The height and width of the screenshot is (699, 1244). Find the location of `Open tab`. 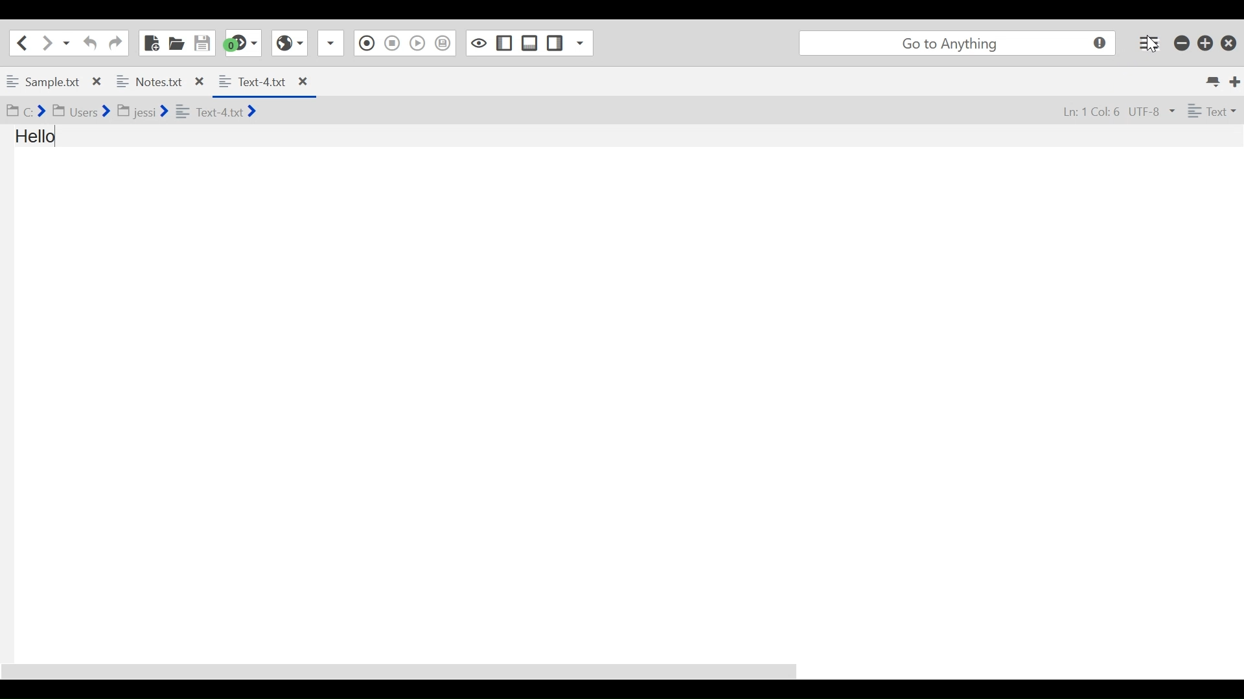

Open tab is located at coordinates (106, 83).